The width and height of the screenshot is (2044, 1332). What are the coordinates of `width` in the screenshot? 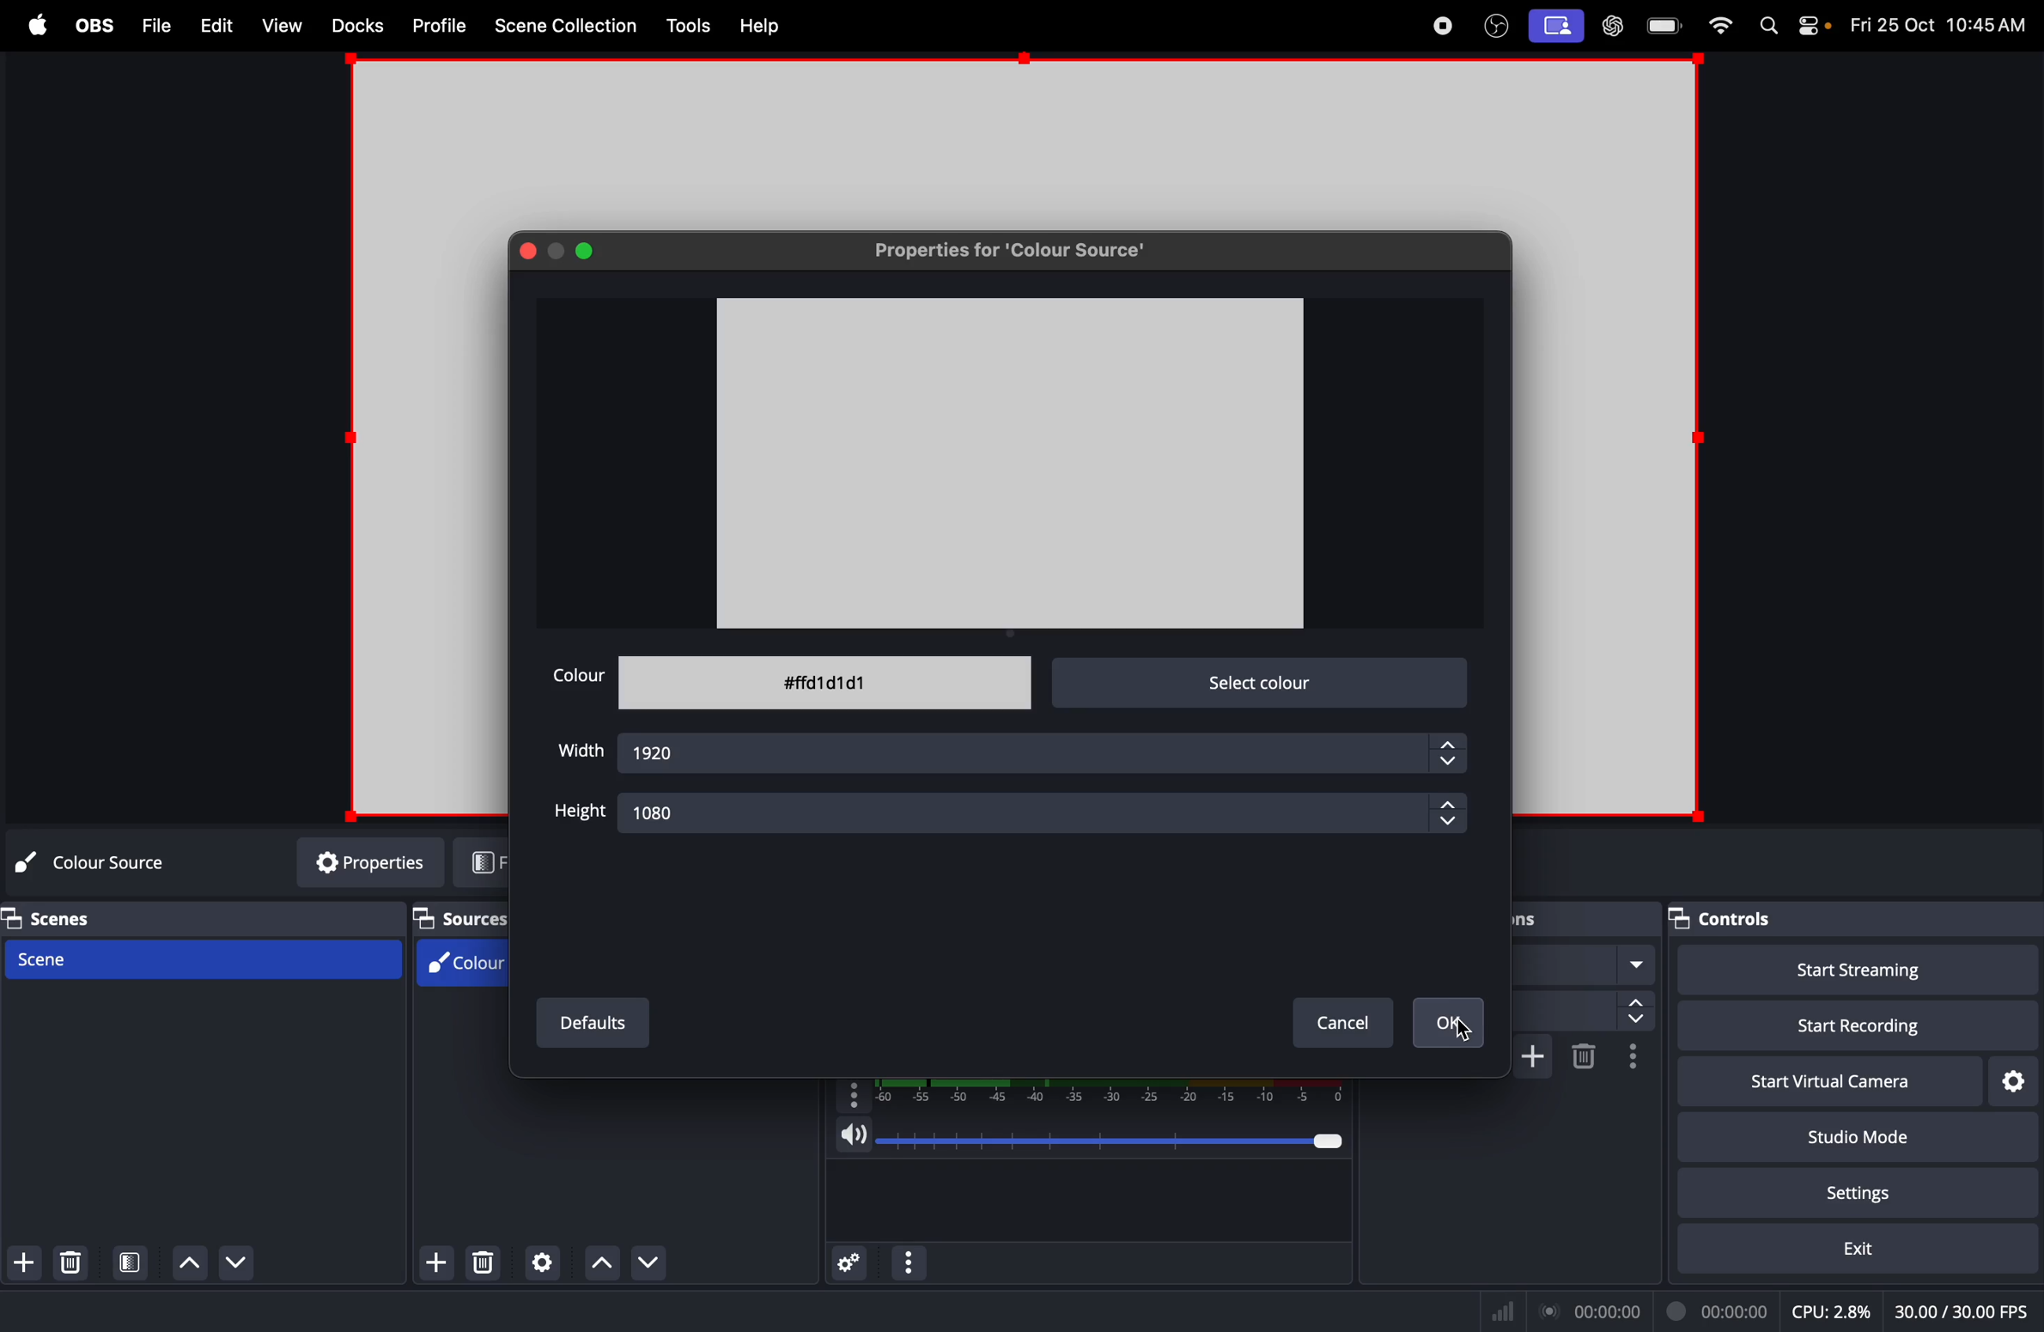 It's located at (583, 751).